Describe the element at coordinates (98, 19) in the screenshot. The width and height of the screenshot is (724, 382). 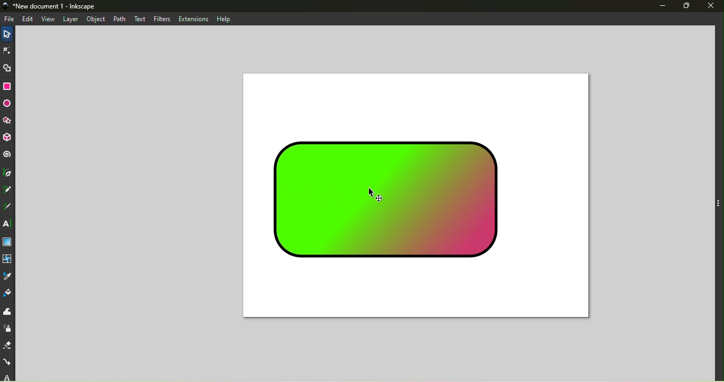
I see `Object` at that location.